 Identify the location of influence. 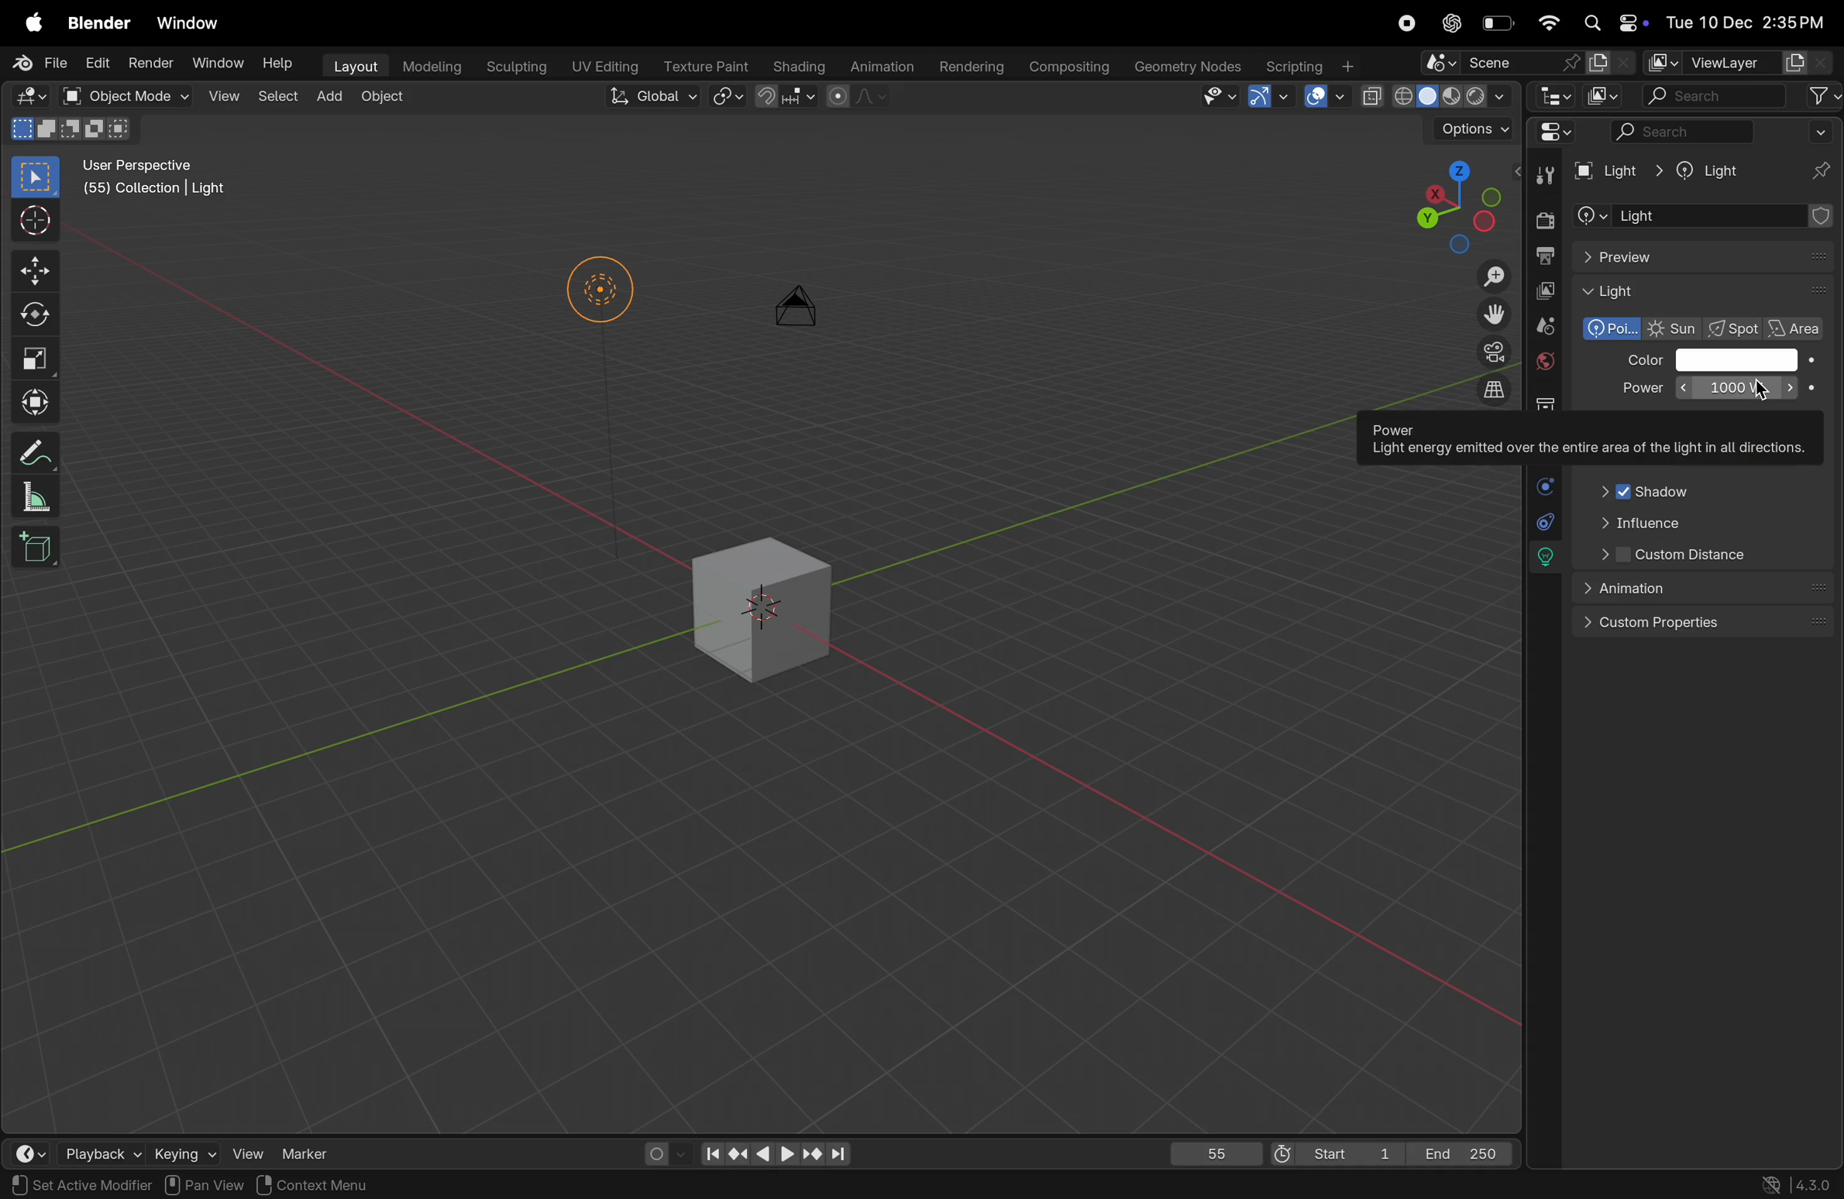
(1684, 522).